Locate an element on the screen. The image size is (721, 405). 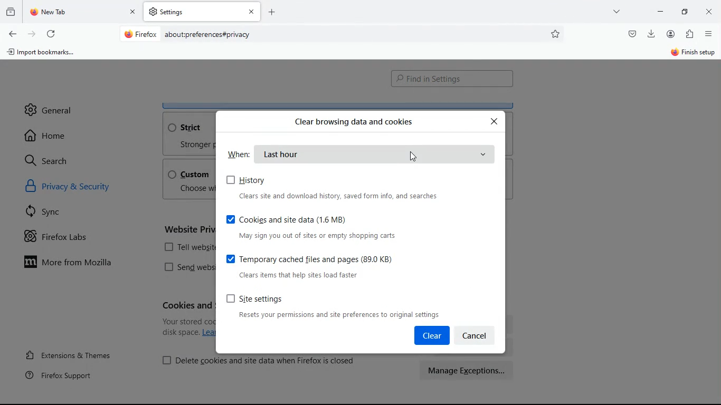
history is located at coordinates (341, 188).